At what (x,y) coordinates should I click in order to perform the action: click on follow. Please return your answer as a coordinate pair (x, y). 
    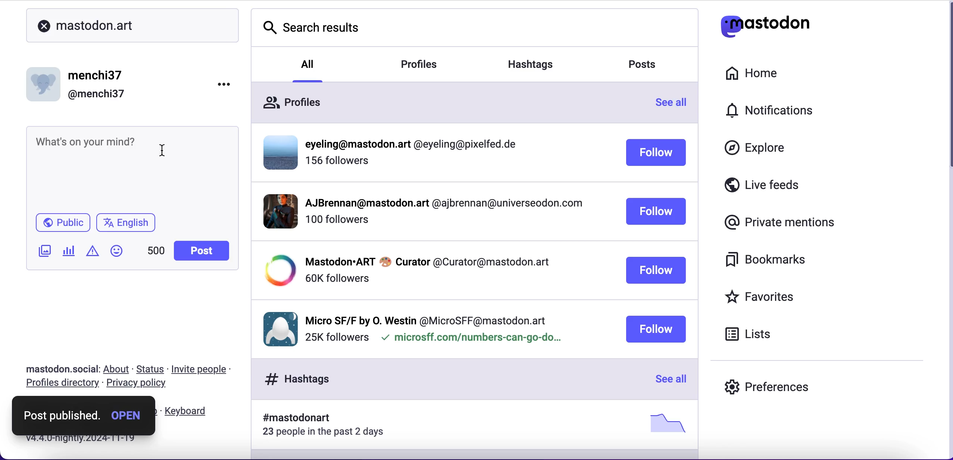
    Looking at the image, I should click on (656, 154).